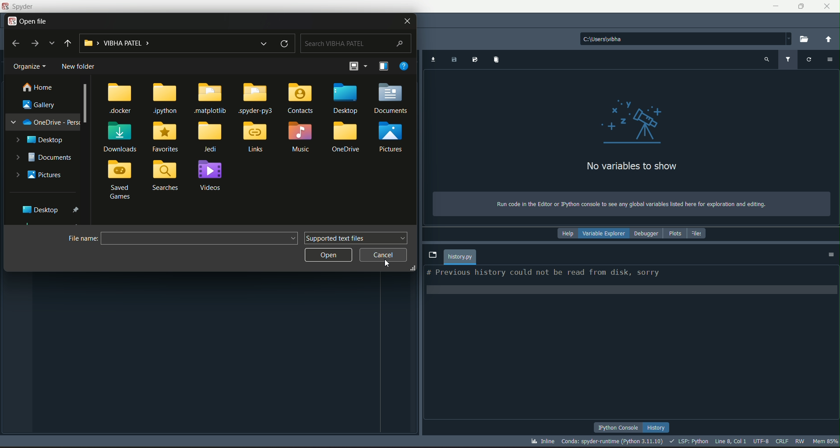 This screenshot has width=840, height=448. Describe the element at coordinates (300, 98) in the screenshot. I see `contacts` at that location.